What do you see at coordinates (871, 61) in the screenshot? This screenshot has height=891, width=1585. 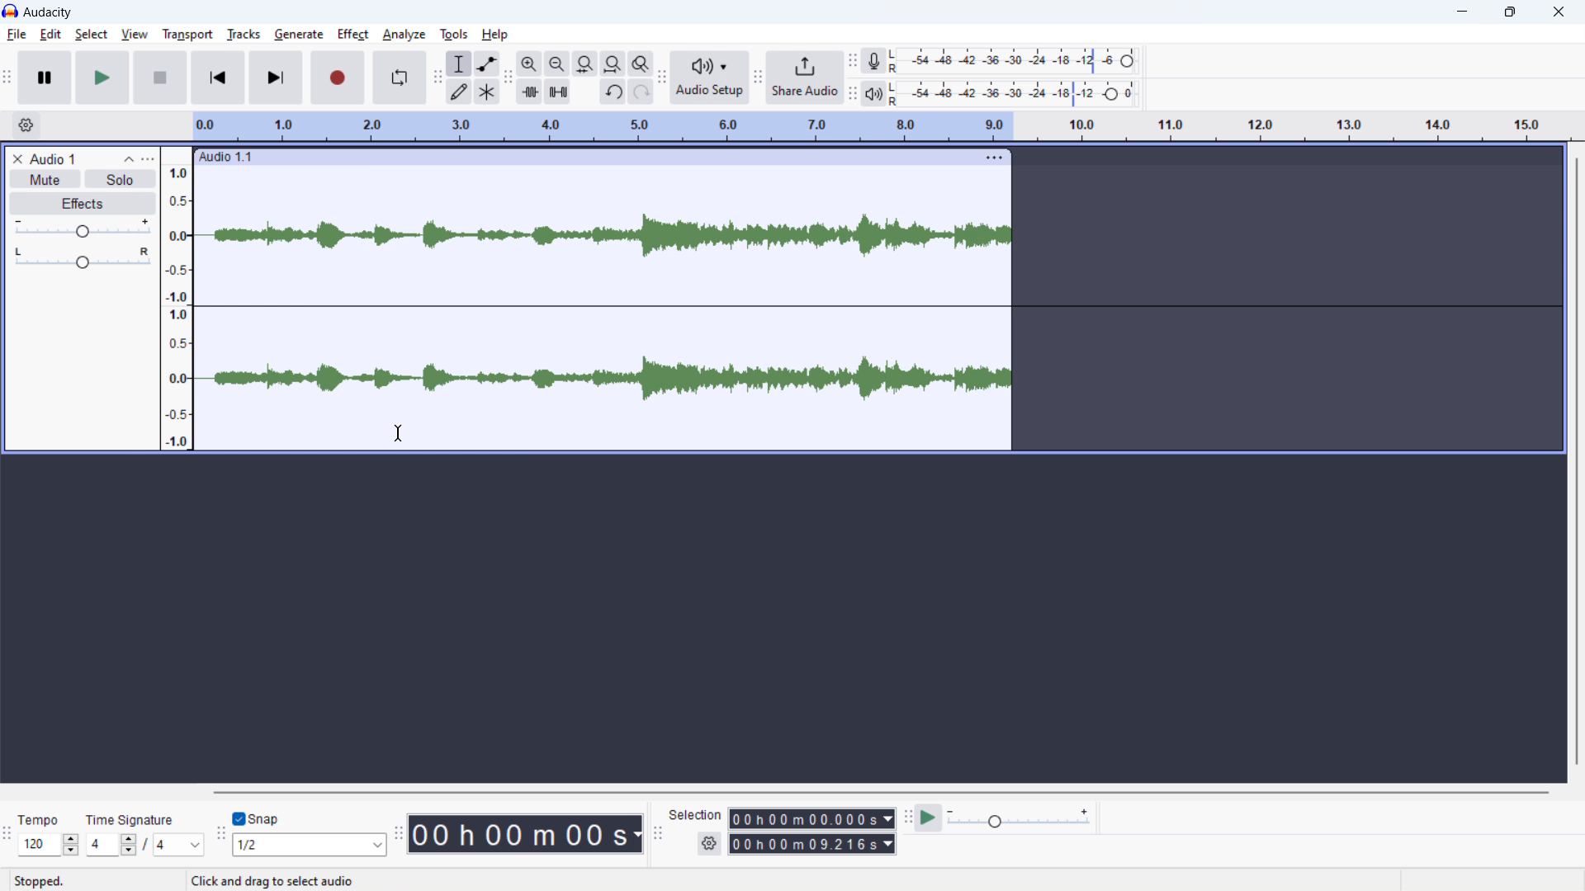 I see `recording meter` at bounding box center [871, 61].